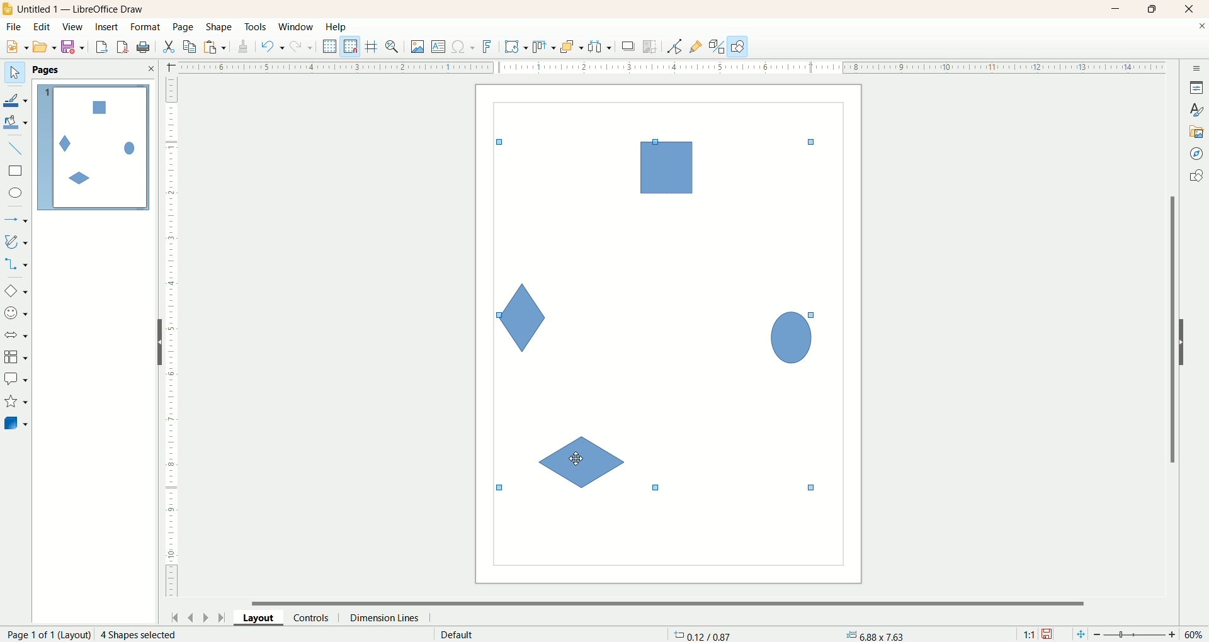  Describe the element at coordinates (190, 47) in the screenshot. I see `copy` at that location.